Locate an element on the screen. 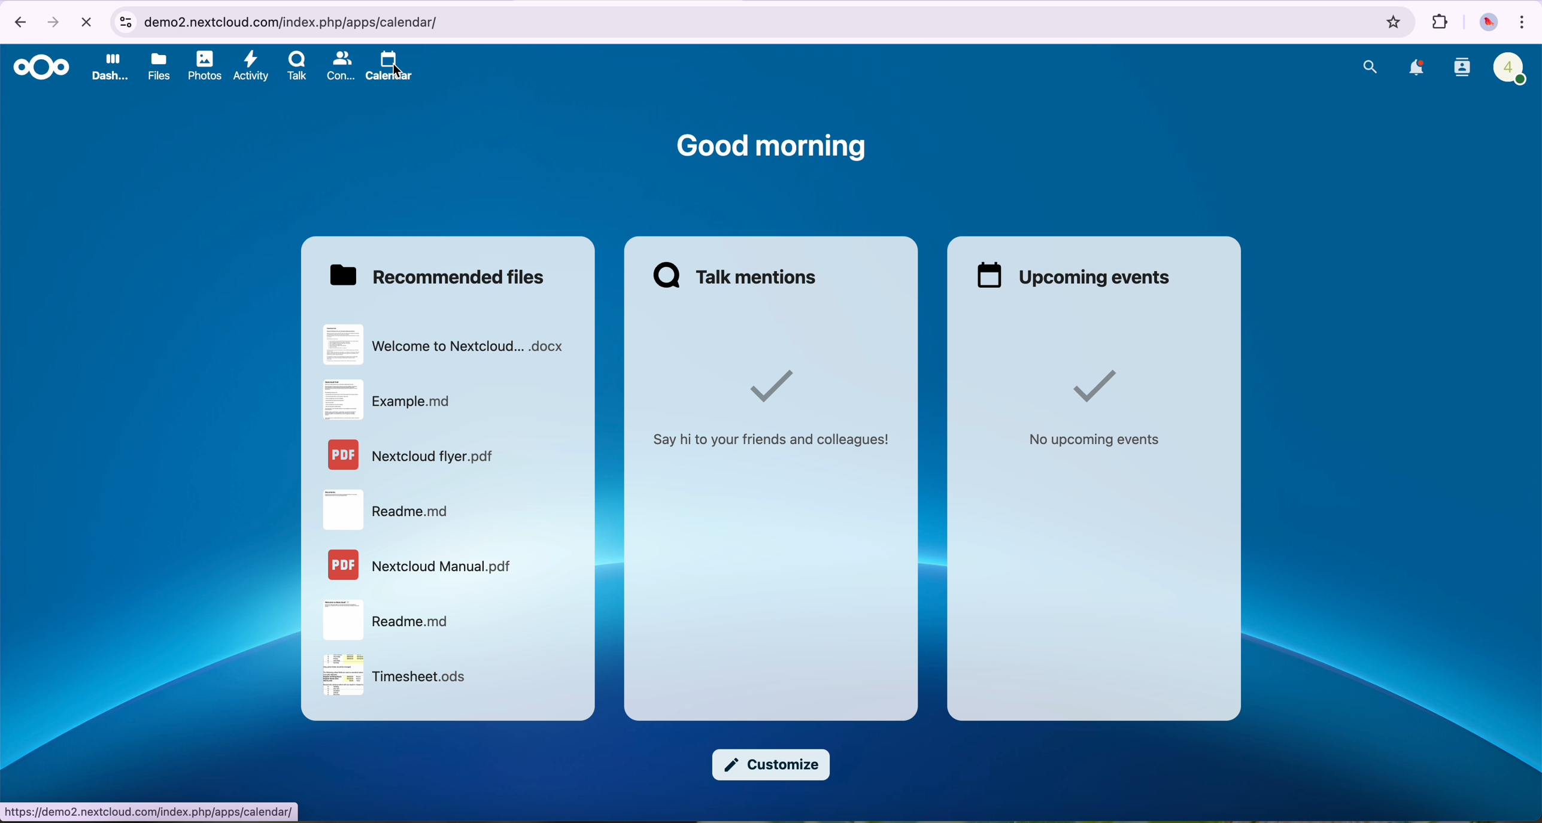 The height and width of the screenshot is (823, 1542). file is located at coordinates (381, 621).